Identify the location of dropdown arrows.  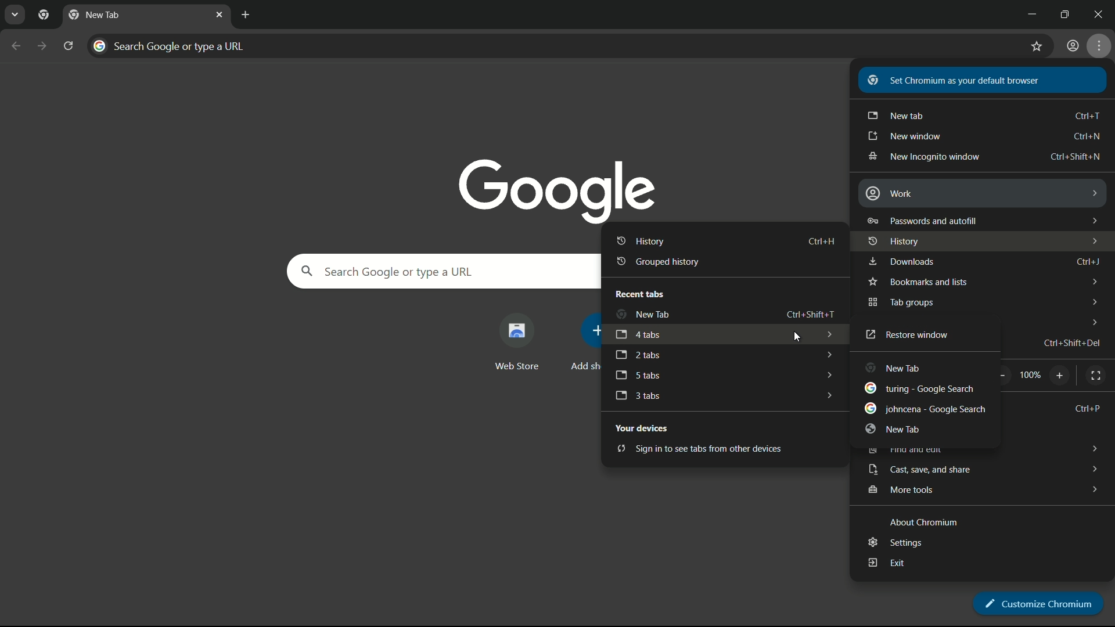
(1094, 281).